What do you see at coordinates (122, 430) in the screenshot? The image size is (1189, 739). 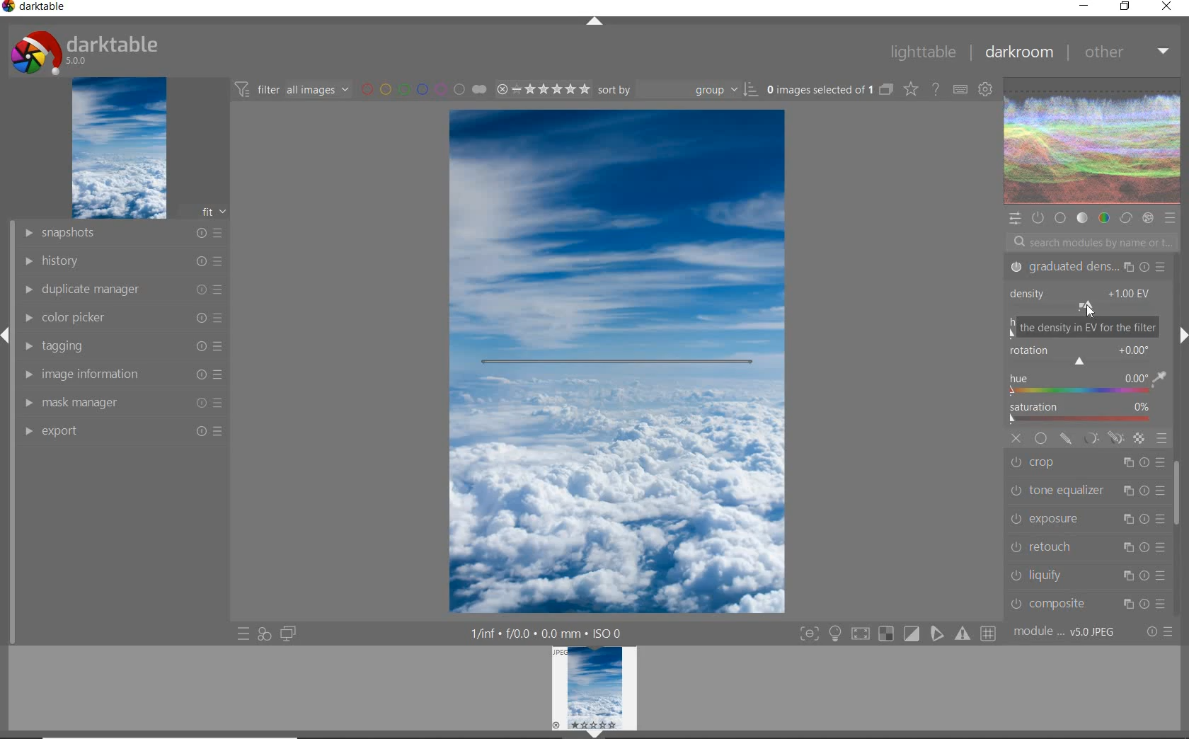 I see `EXPORT` at bounding box center [122, 430].